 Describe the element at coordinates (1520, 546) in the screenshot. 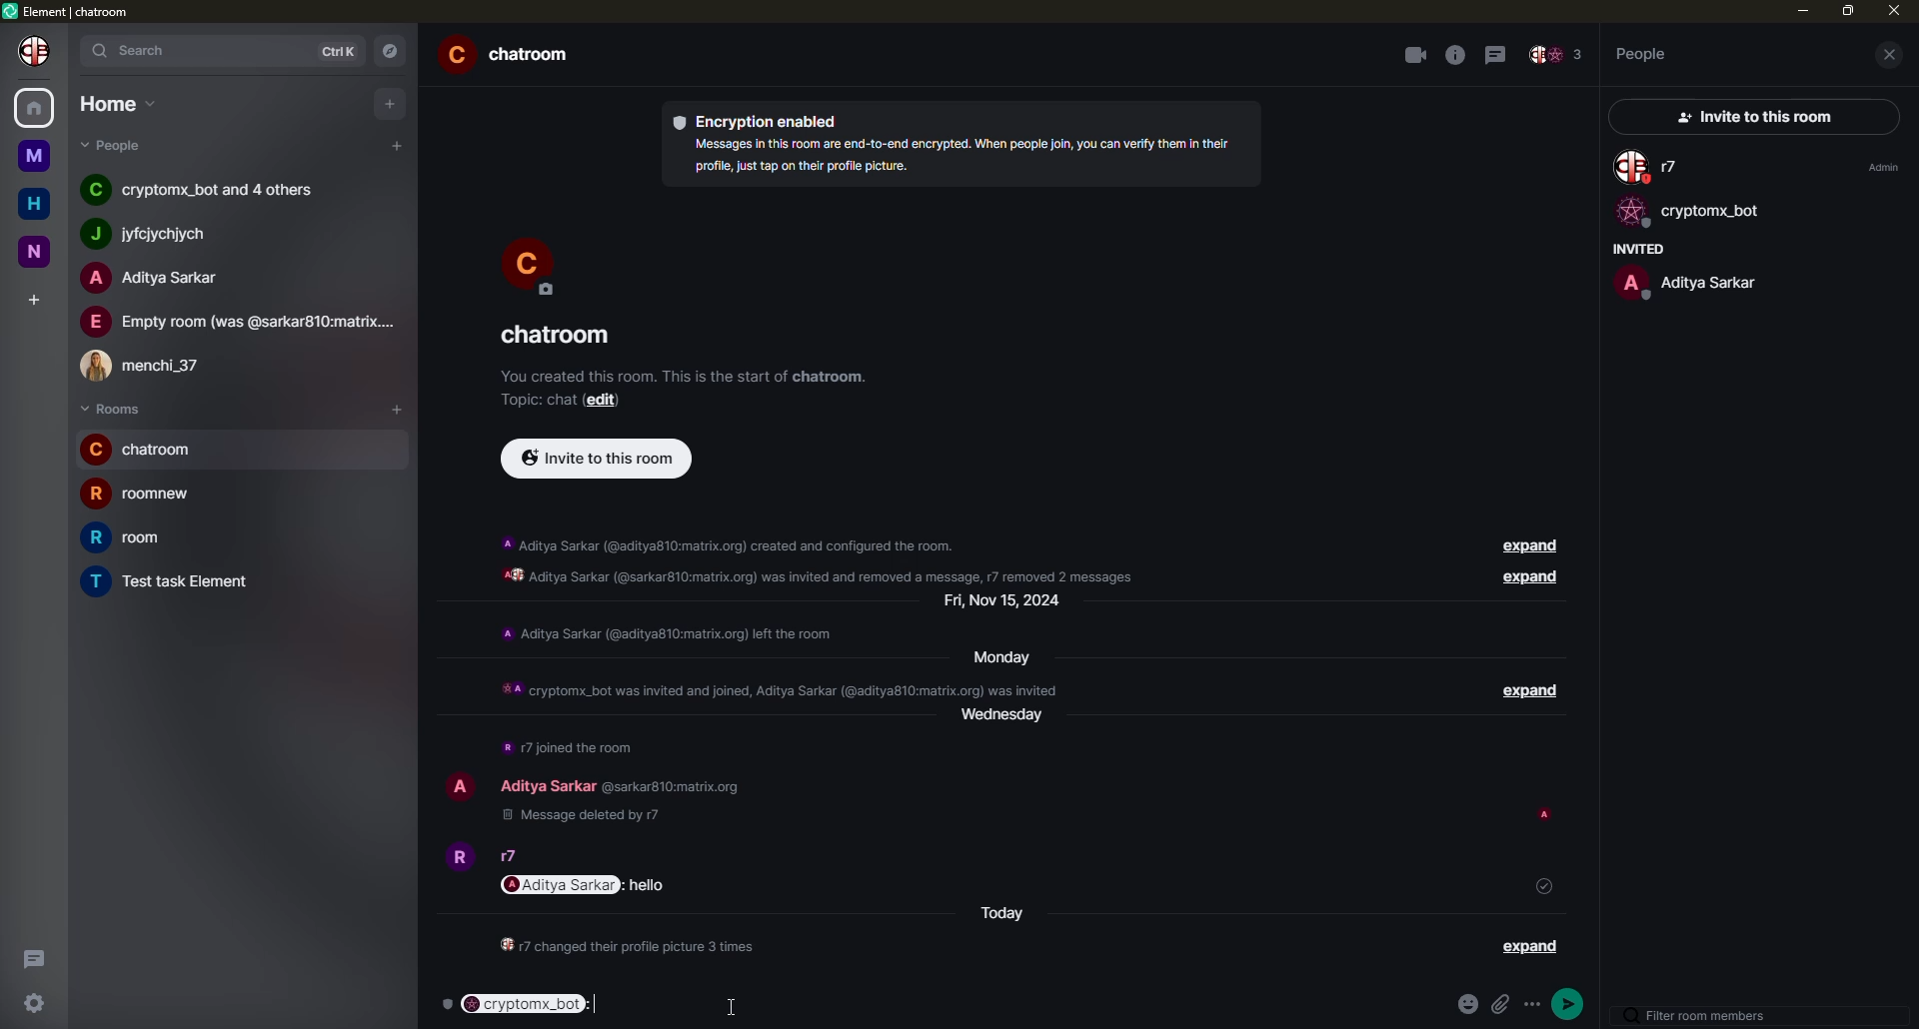

I see `expand` at that location.